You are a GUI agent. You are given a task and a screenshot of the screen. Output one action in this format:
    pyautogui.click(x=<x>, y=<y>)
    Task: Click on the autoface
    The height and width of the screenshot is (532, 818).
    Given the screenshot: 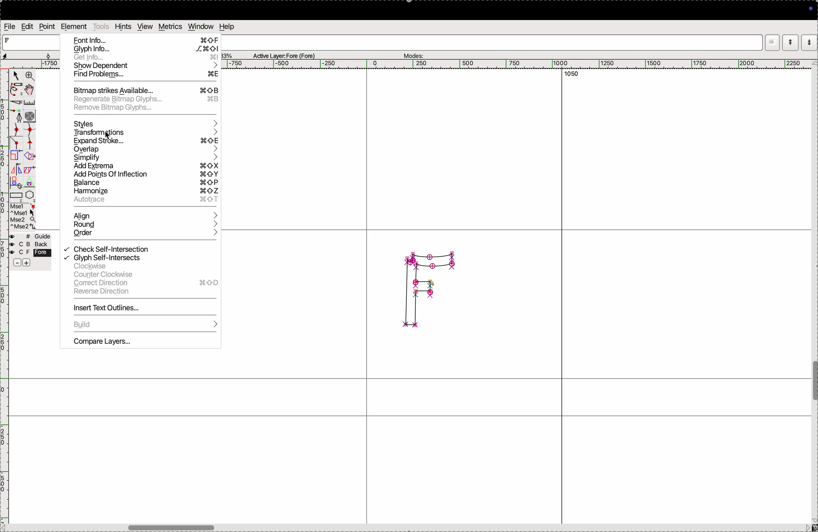 What is the action you would take?
    pyautogui.click(x=146, y=202)
    